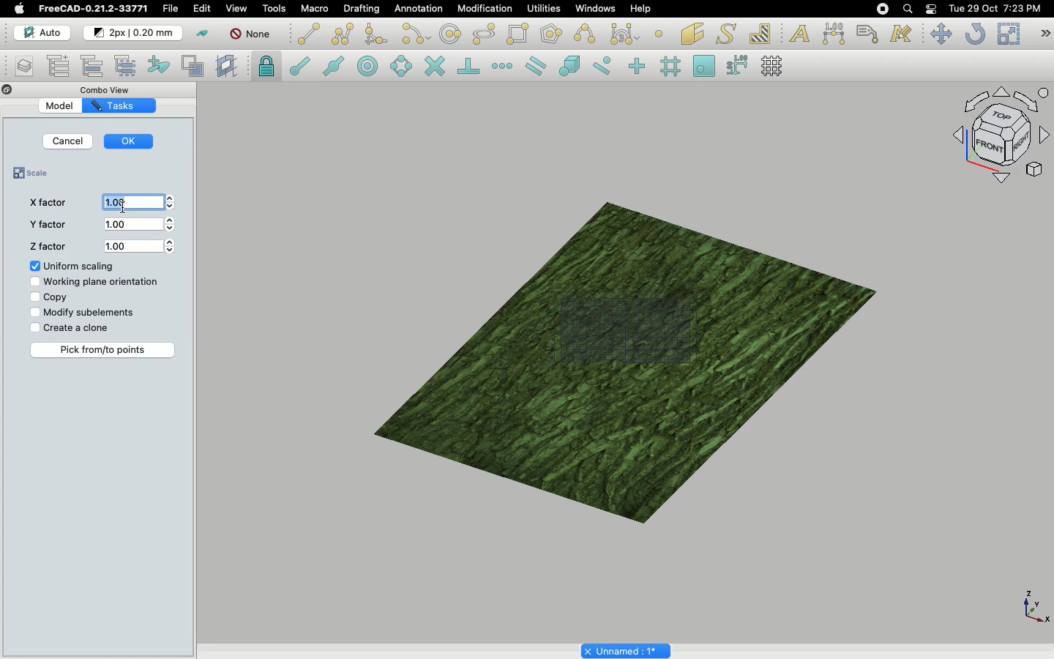 This screenshot has height=659, width=1054. I want to click on Navigation styles, so click(998, 138).